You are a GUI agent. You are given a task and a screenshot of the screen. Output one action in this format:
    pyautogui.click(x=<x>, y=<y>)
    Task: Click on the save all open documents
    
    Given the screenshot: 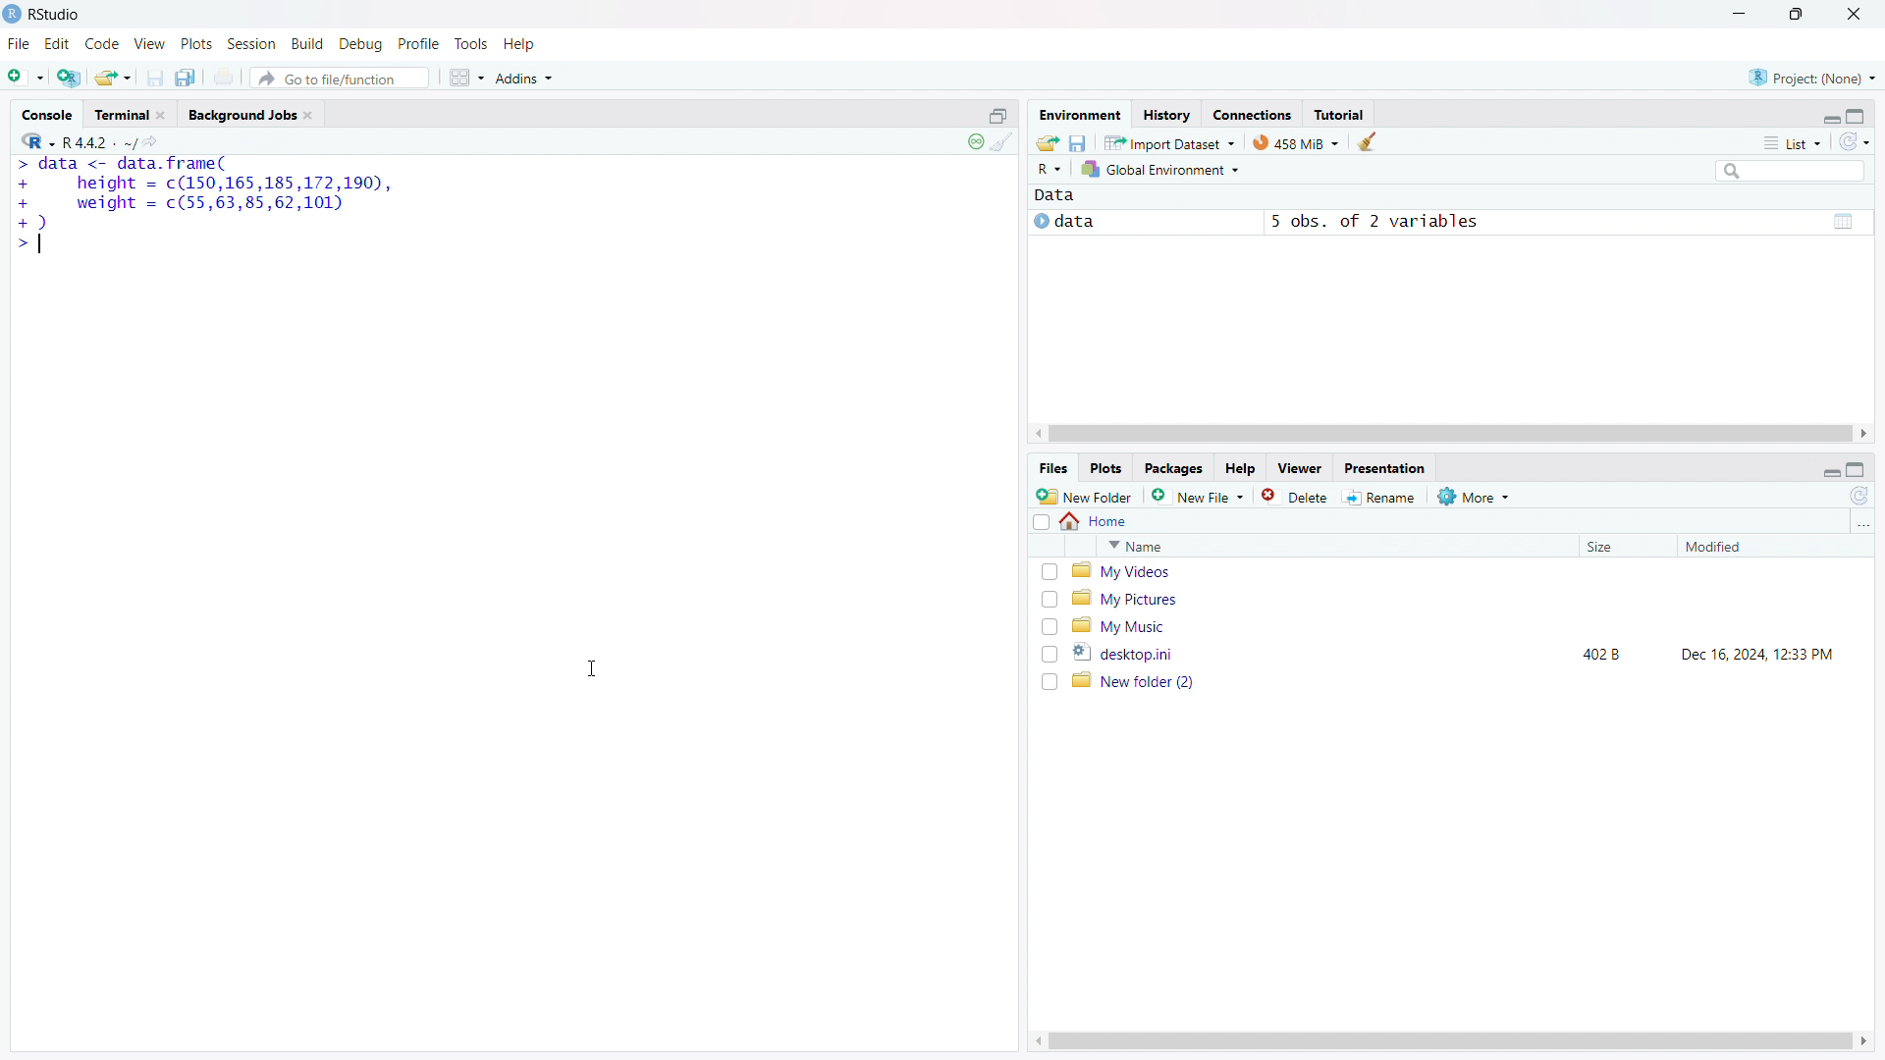 What is the action you would take?
    pyautogui.click(x=188, y=77)
    